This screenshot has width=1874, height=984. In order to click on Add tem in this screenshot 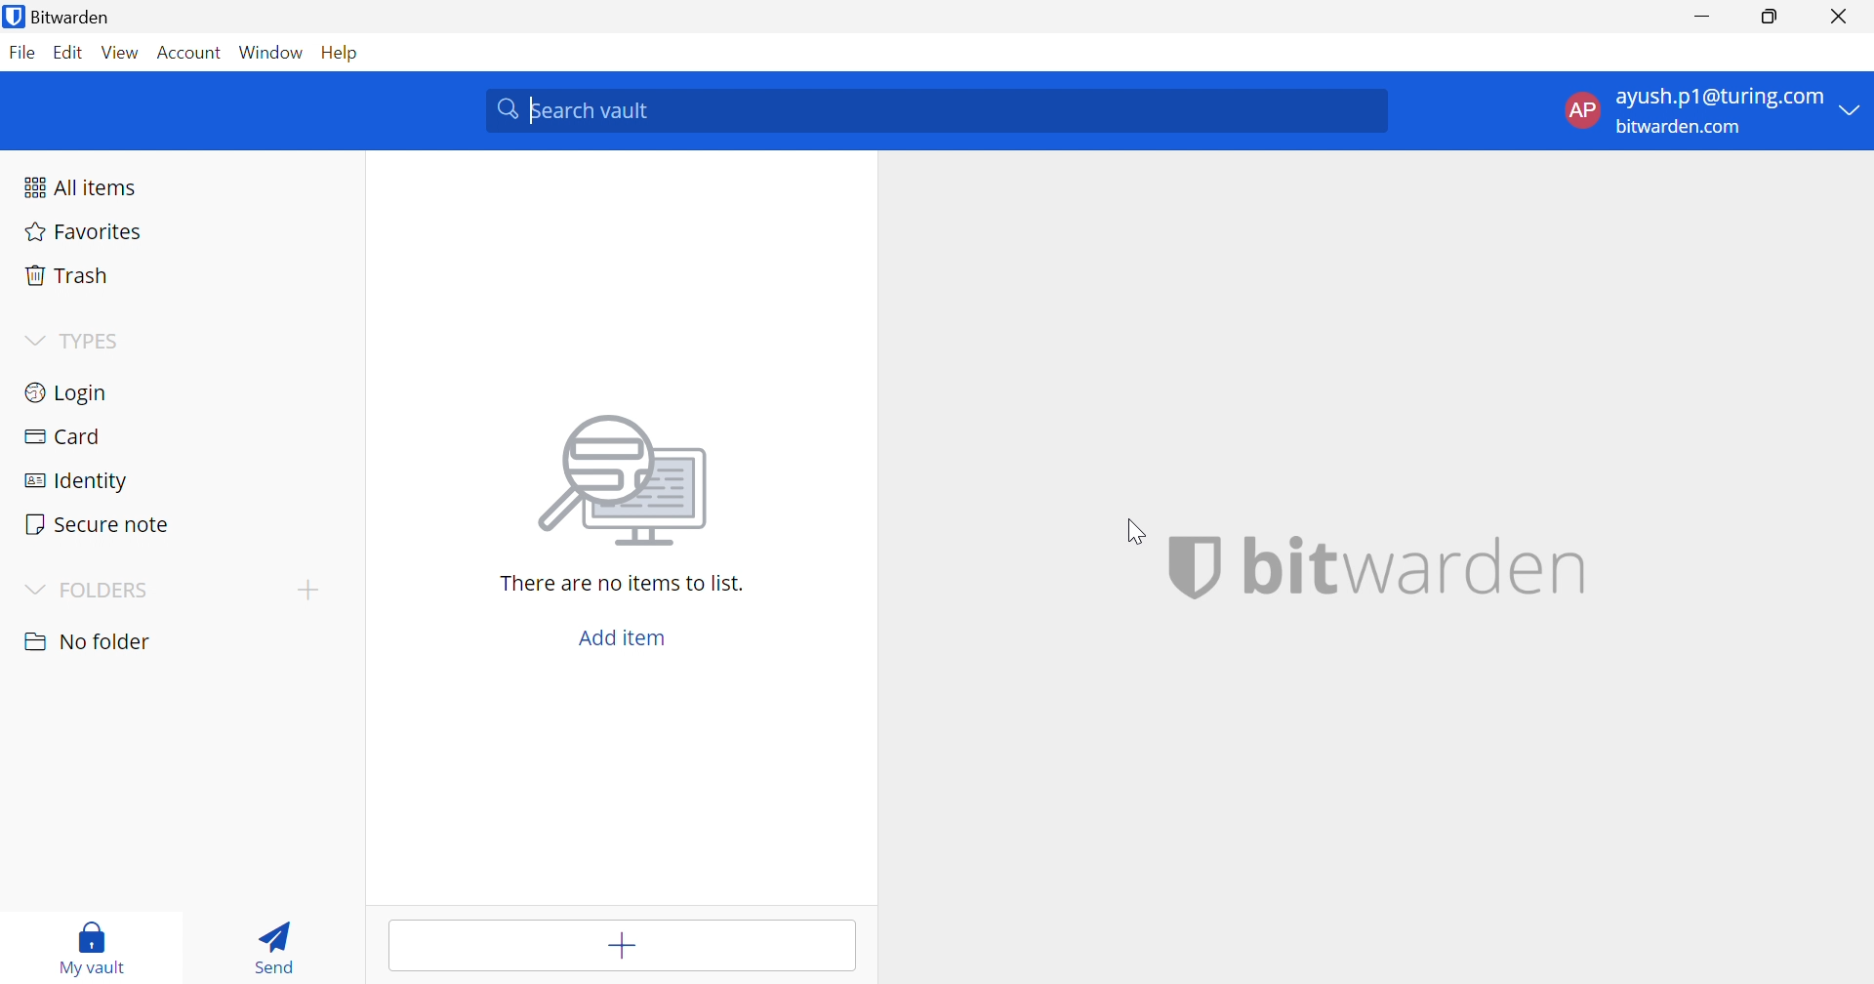, I will do `click(626, 946)`.